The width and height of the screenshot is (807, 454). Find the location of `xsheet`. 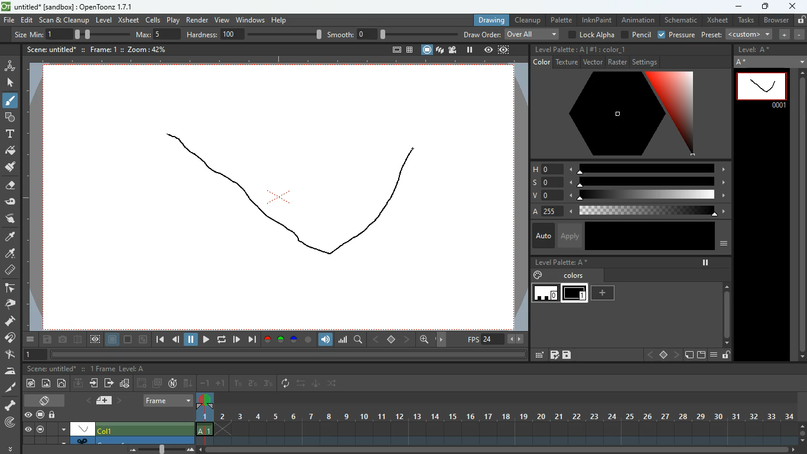

xsheet is located at coordinates (717, 20).